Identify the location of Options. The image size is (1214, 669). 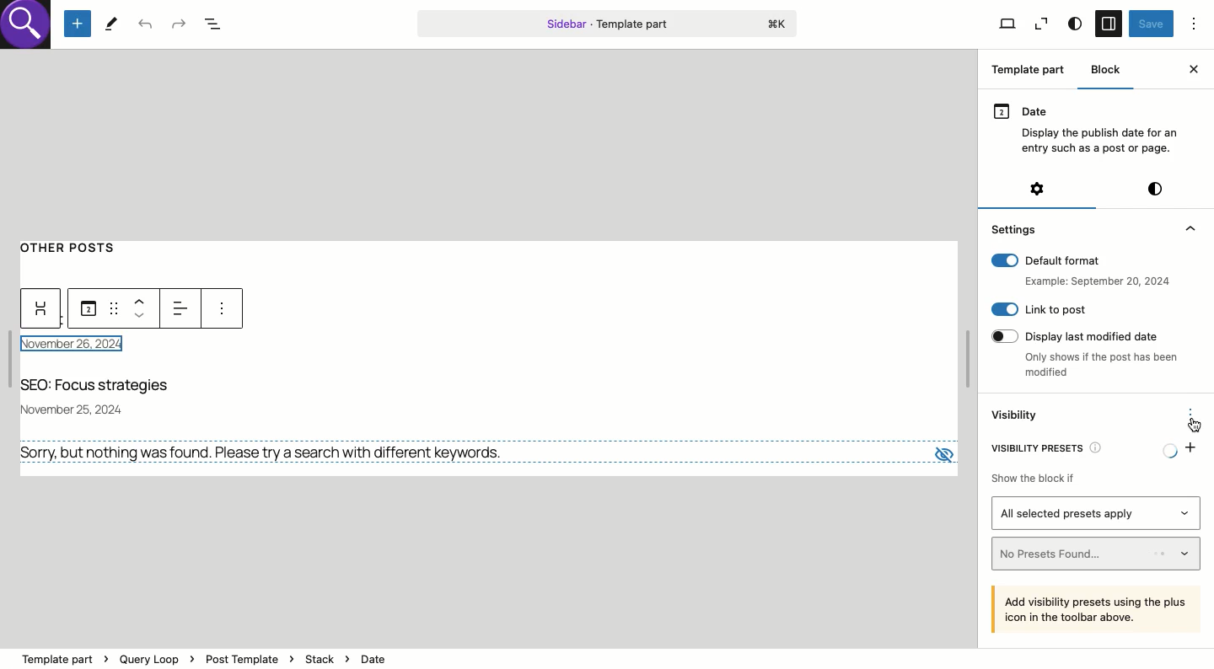
(1191, 413).